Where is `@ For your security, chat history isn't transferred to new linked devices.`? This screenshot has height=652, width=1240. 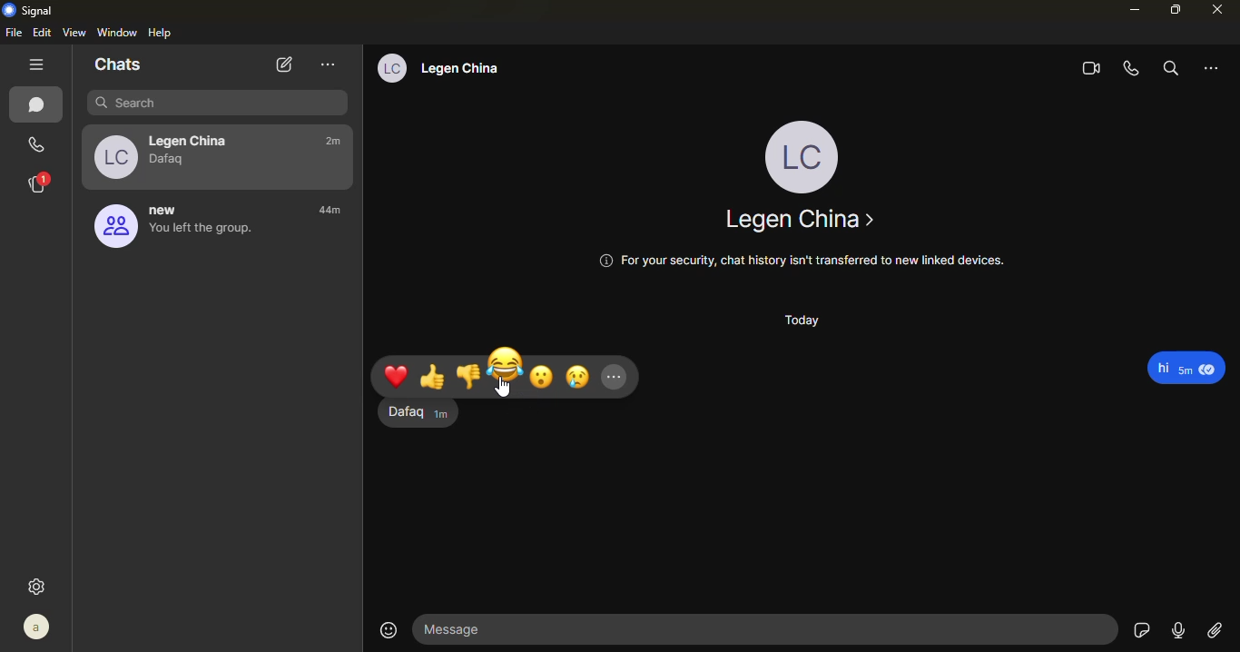 @ For your security, chat history isn't transferred to new linked devices. is located at coordinates (799, 260).